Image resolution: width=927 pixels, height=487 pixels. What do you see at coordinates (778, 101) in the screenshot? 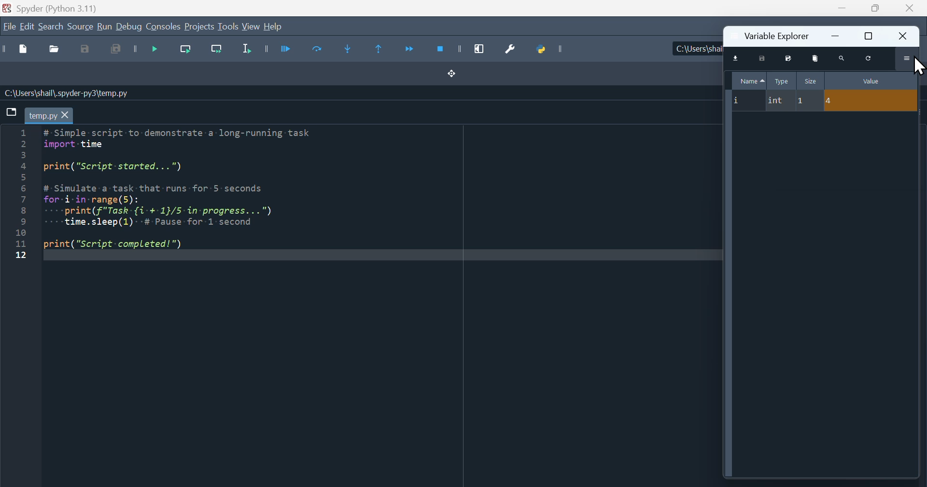
I see `int` at bounding box center [778, 101].